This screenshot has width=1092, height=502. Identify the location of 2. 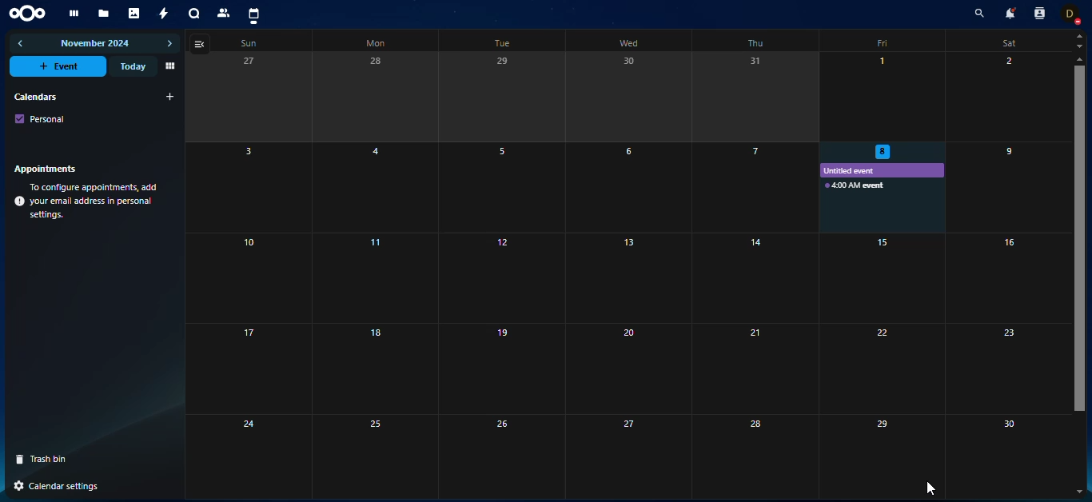
(1005, 98).